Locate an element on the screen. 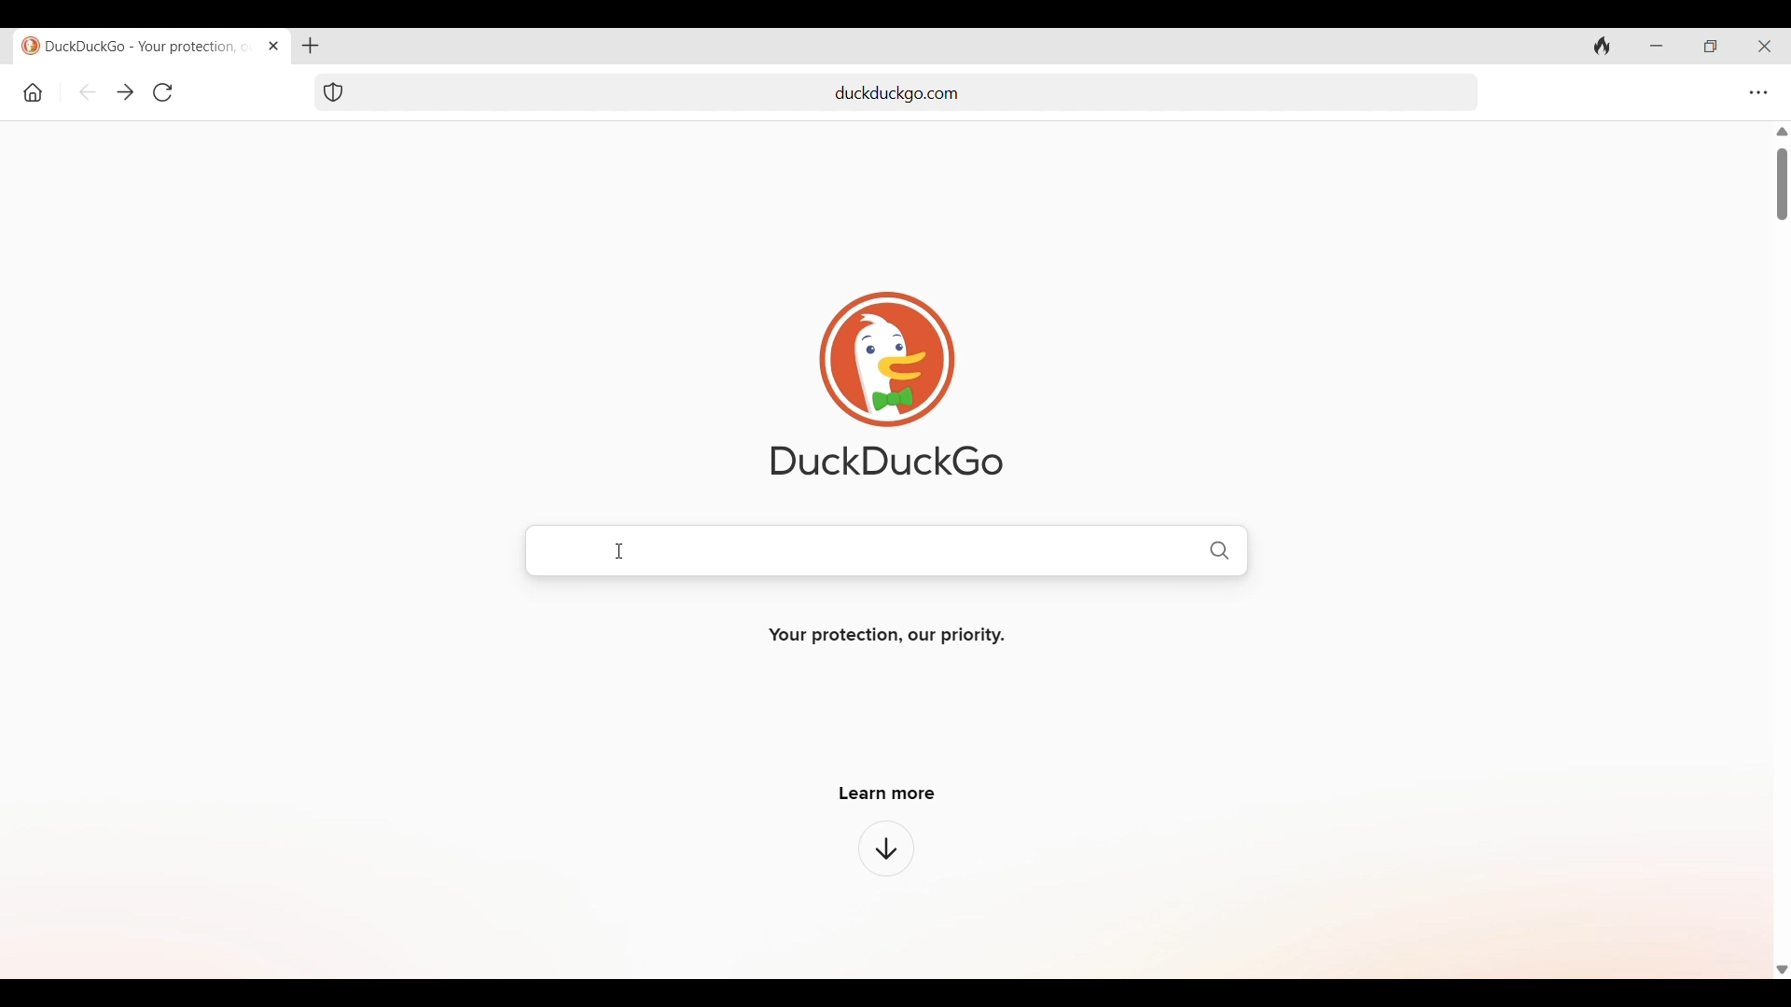  Scroll down  is located at coordinates (1780, 971).